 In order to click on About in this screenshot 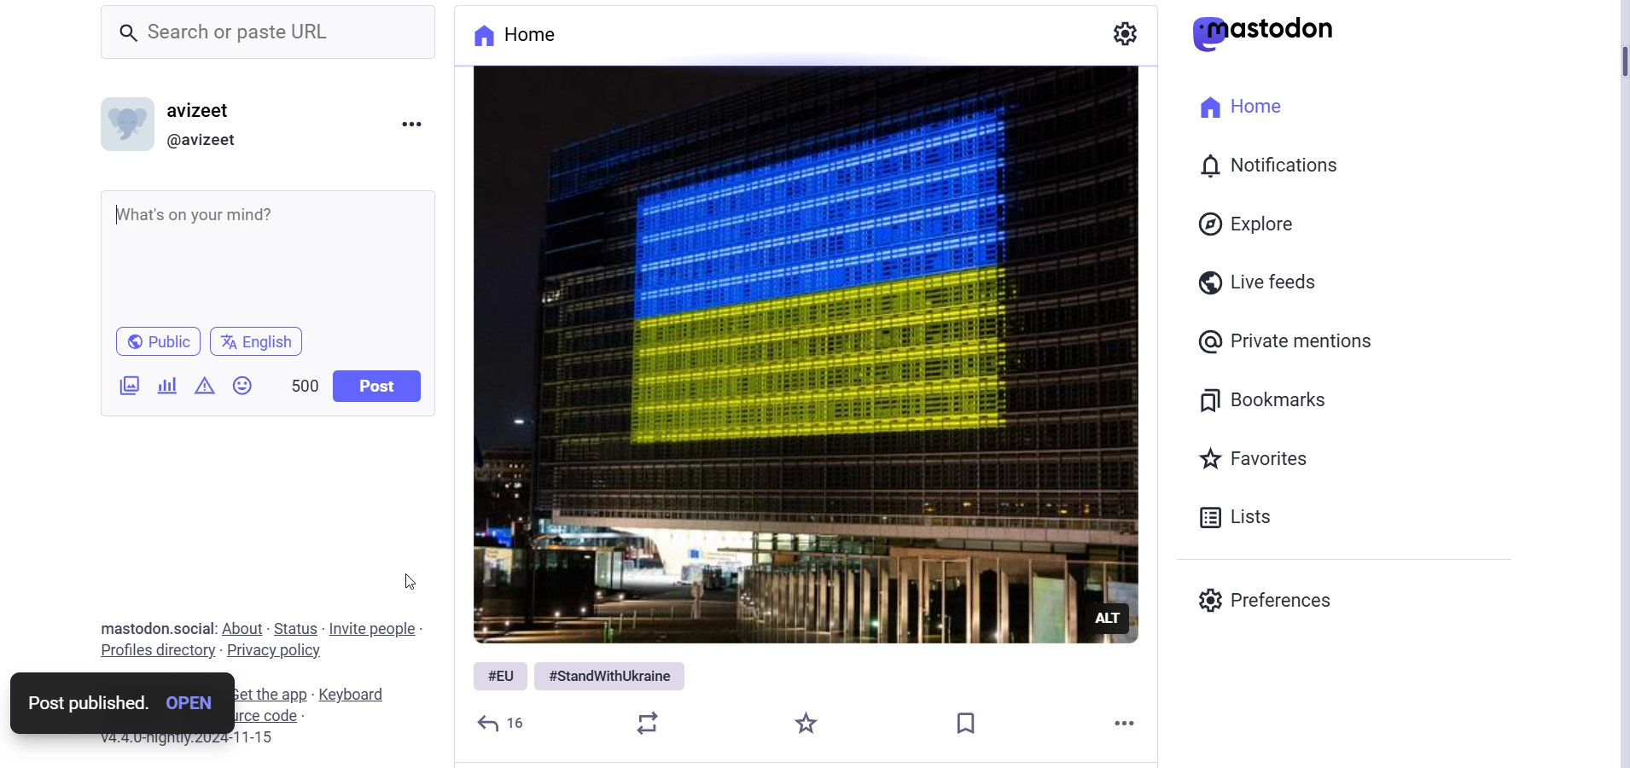, I will do `click(243, 628)`.